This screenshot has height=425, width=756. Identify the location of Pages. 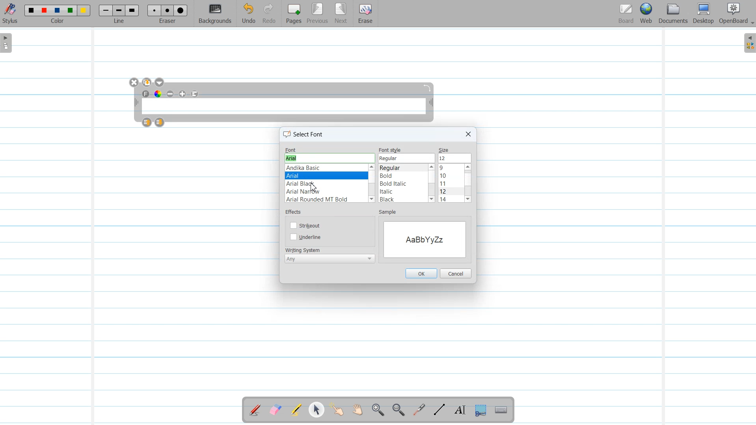
(293, 13).